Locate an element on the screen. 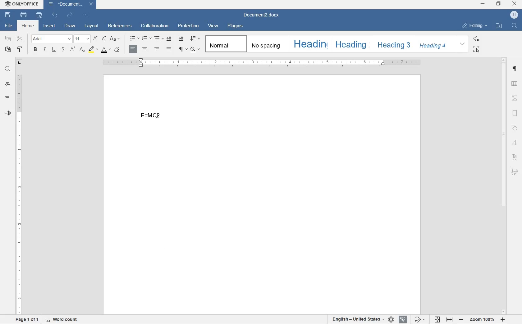 The height and width of the screenshot is (324, 522). Heading 3 is located at coordinates (393, 43).